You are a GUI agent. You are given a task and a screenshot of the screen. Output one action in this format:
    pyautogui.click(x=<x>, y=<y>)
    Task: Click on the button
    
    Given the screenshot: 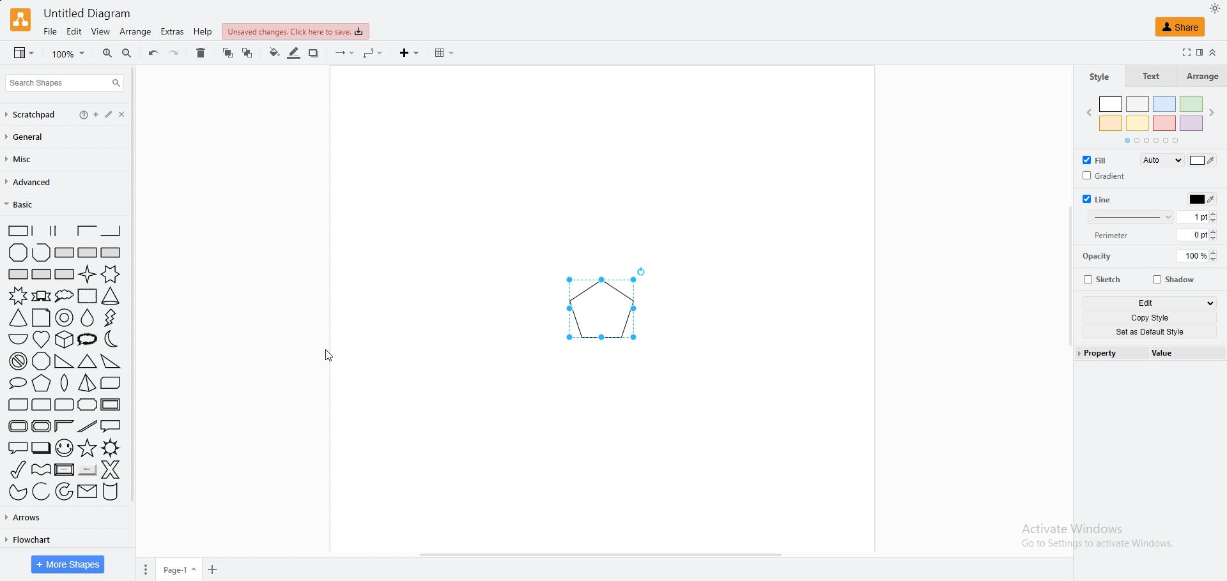 What is the action you would take?
    pyautogui.click(x=64, y=469)
    